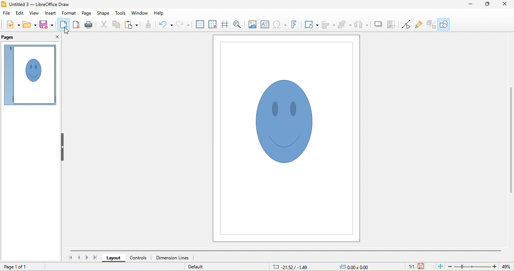  Describe the element at coordinates (96, 257) in the screenshot. I see `last ` at that location.